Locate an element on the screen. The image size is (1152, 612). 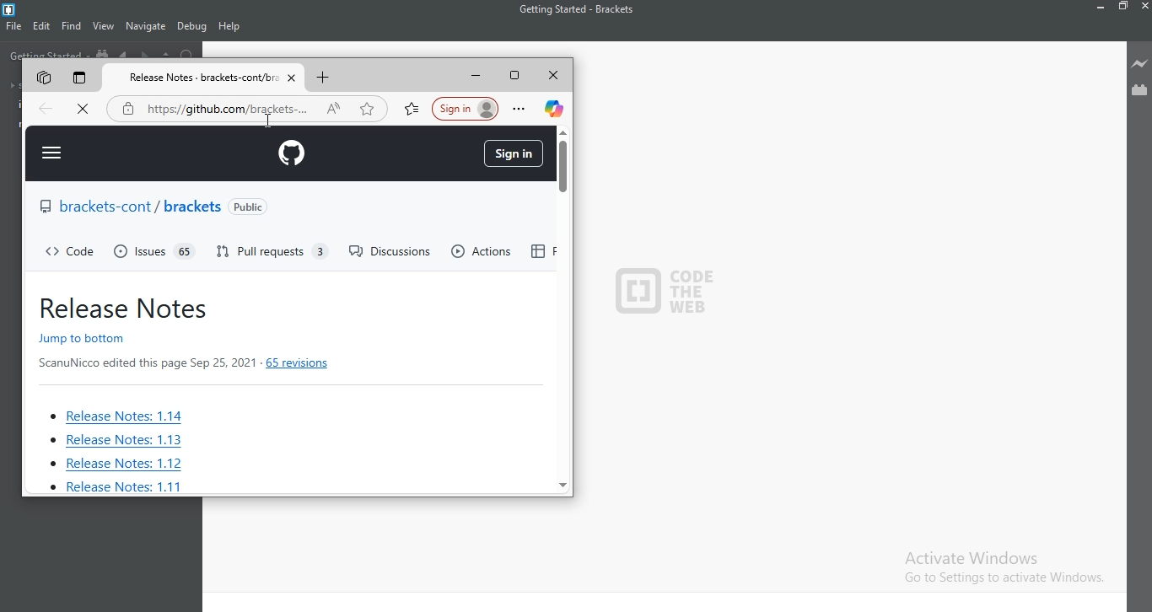
Extension Manager is located at coordinates (1141, 94).